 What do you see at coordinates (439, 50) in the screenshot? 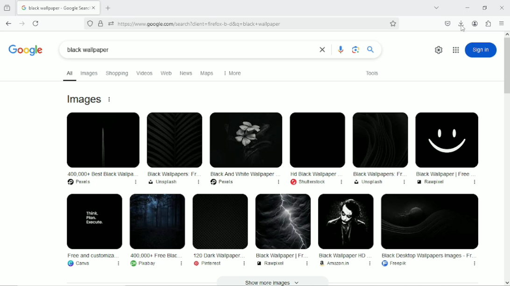
I see `quick settings` at bounding box center [439, 50].